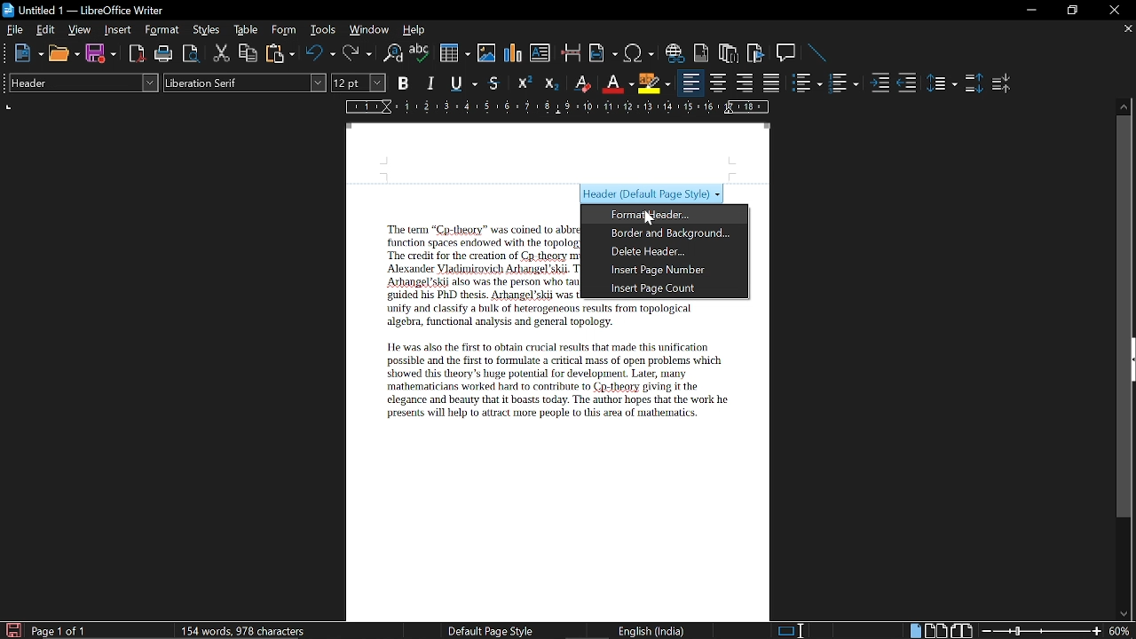 The height and width of the screenshot is (639, 1136). Describe the element at coordinates (617, 83) in the screenshot. I see `Underline` at that location.